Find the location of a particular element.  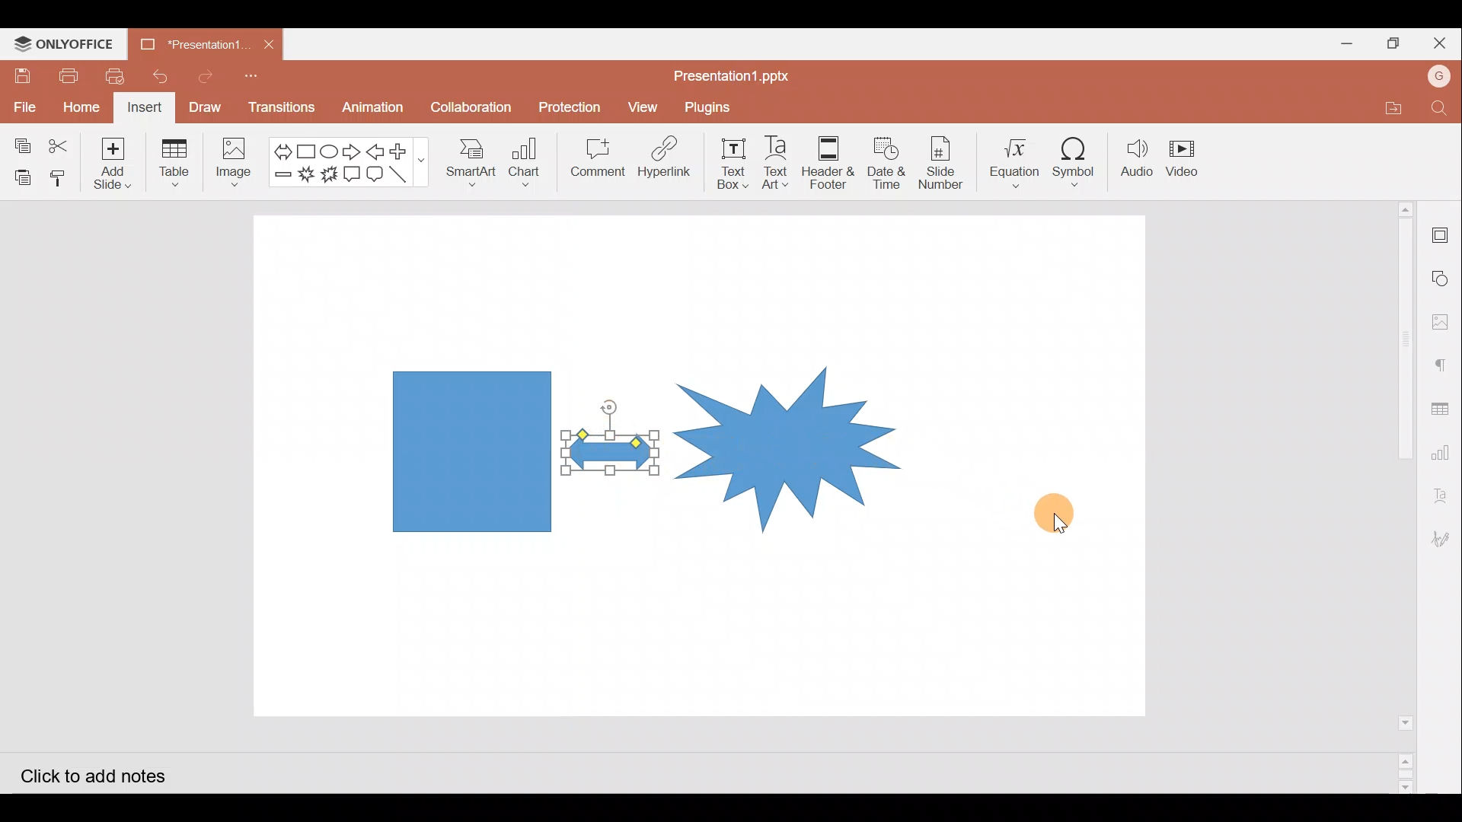

Scroll bar is located at coordinates (1399, 496).